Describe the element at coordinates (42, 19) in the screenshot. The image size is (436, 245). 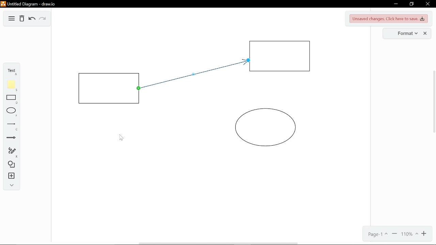
I see `Redo` at that location.